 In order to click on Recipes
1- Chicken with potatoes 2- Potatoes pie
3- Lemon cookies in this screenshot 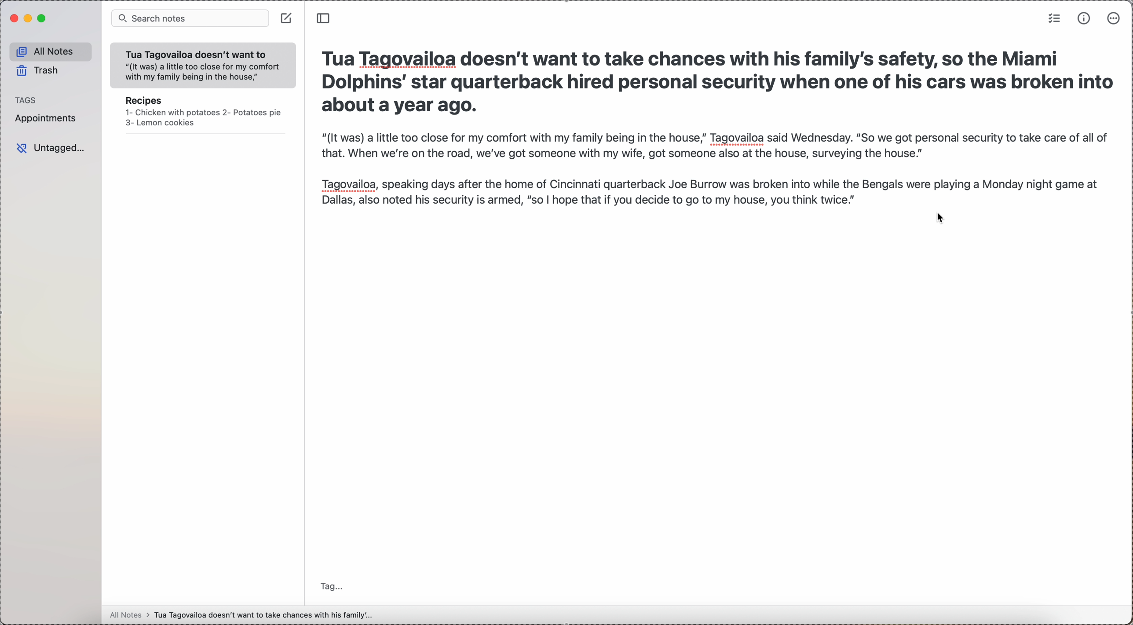, I will do `click(201, 115)`.